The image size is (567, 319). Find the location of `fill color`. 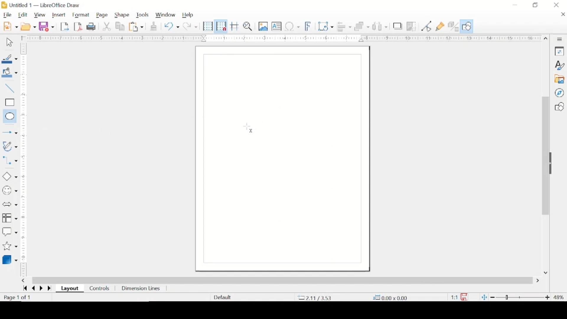

fill color is located at coordinates (10, 73).